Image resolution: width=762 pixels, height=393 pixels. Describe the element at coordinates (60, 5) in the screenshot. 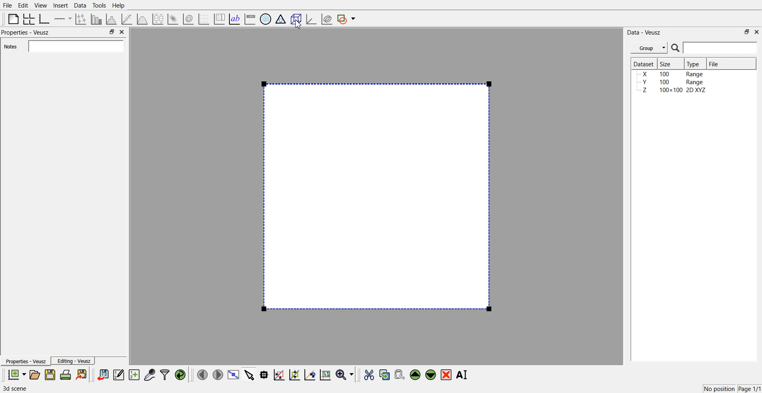

I see `Insert` at that location.